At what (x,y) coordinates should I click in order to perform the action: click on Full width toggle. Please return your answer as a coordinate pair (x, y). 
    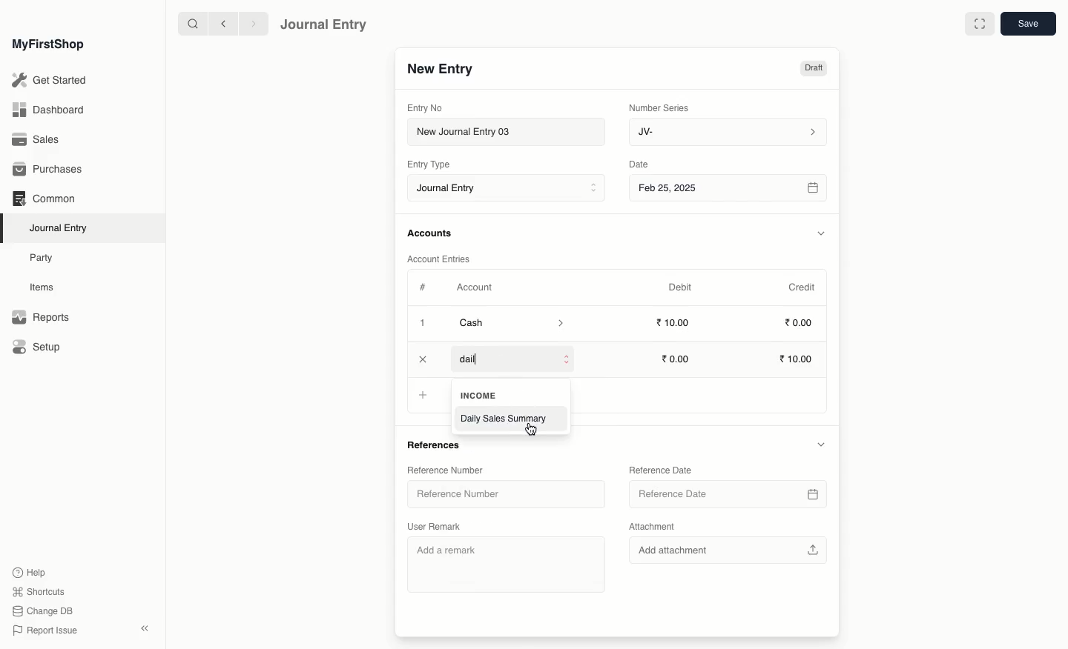
    Looking at the image, I should click on (978, 24).